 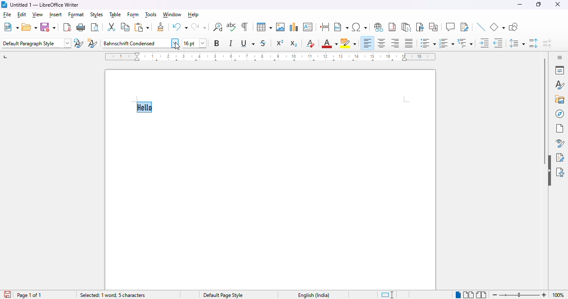 I want to click on font color, so click(x=330, y=43).